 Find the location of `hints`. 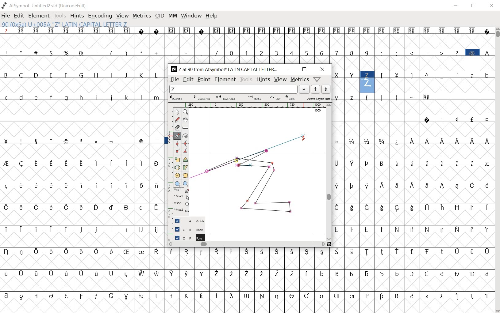

hints is located at coordinates (77, 16).